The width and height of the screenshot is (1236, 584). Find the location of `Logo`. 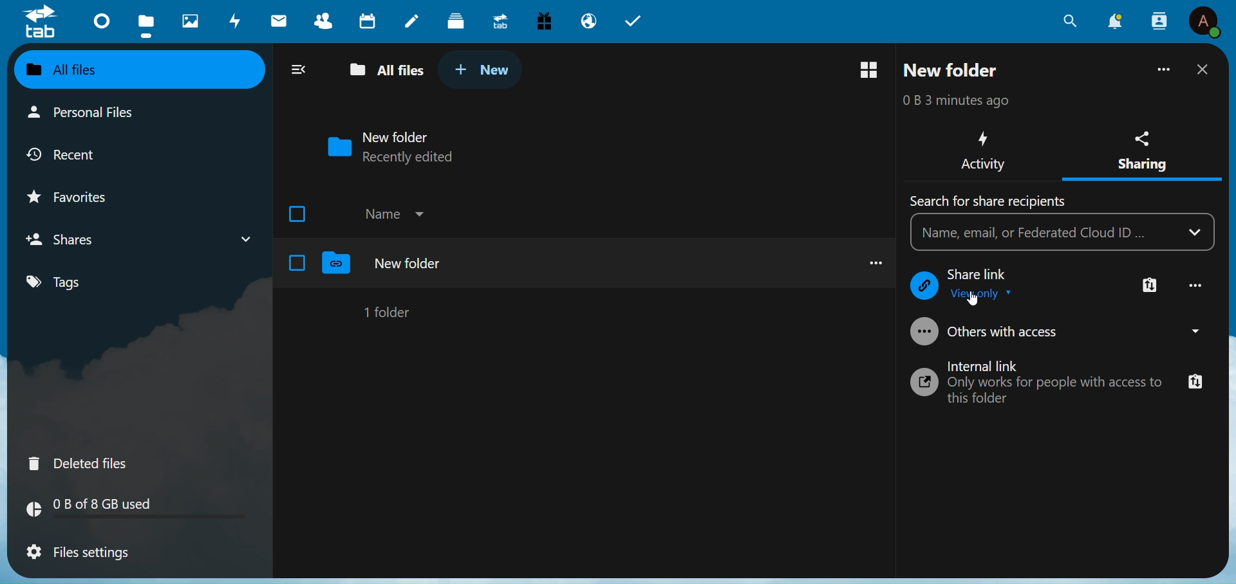

Logo is located at coordinates (41, 24).